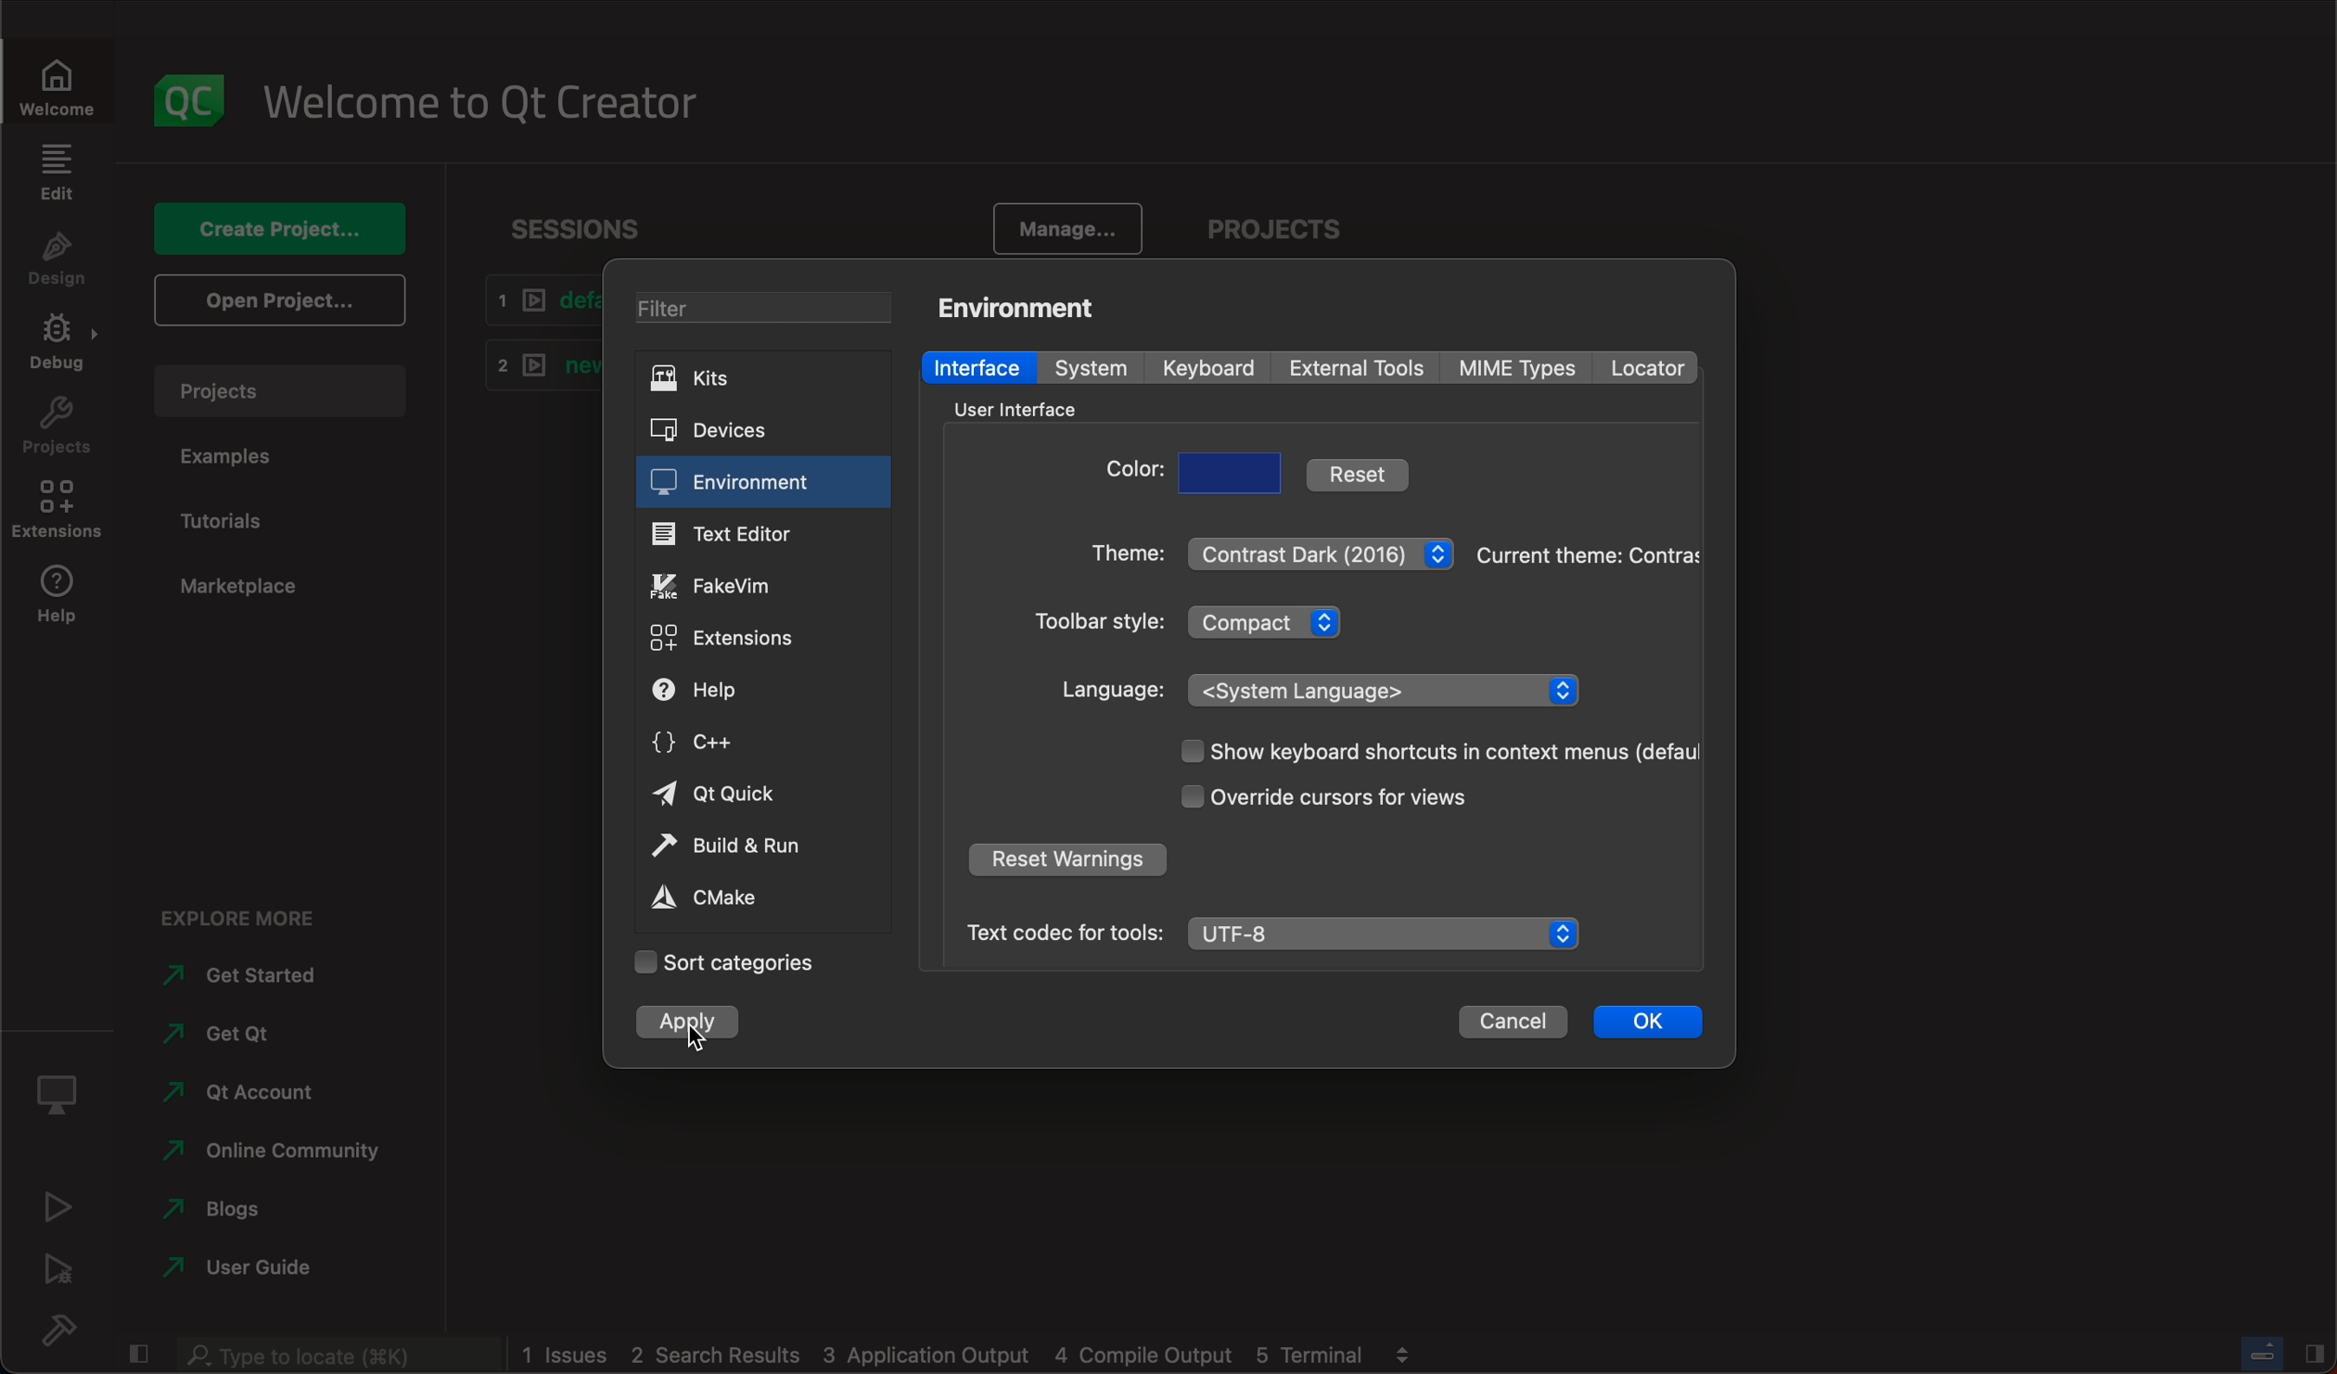  I want to click on theme, so click(1585, 553).